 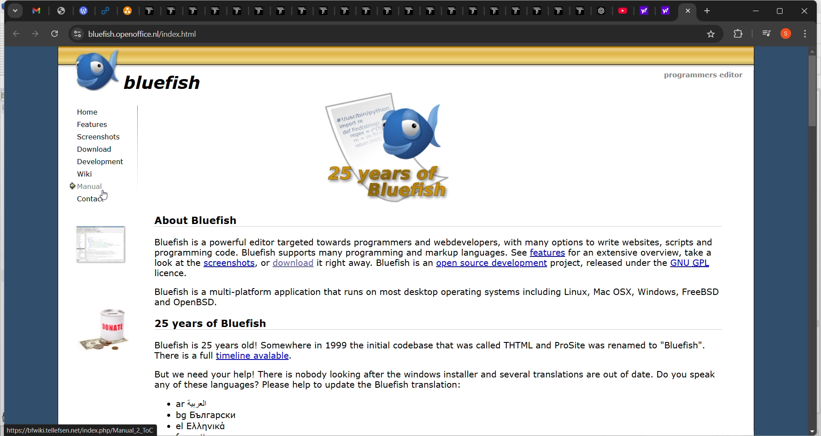 I want to click on screenshots, so click(x=98, y=138).